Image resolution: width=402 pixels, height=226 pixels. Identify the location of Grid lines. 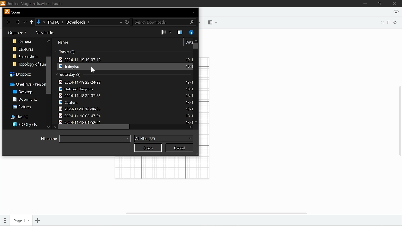
(157, 168).